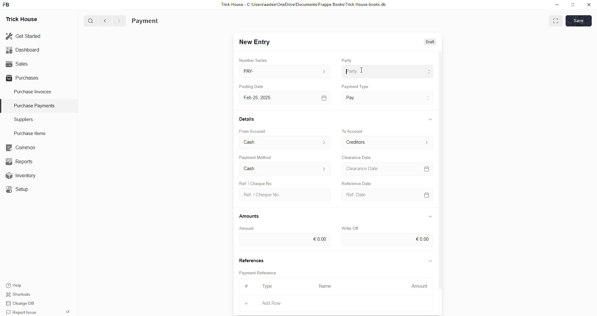 The width and height of the screenshot is (597, 316). What do you see at coordinates (21, 161) in the screenshot?
I see `Reports` at bounding box center [21, 161].